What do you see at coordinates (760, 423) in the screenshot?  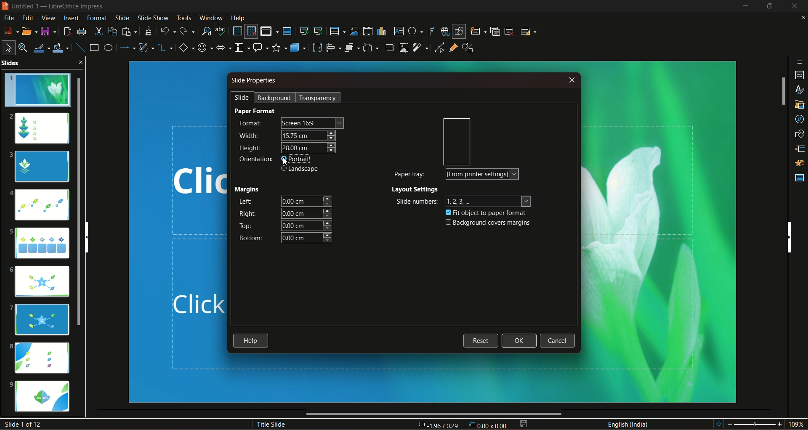 I see `zoom` at bounding box center [760, 423].